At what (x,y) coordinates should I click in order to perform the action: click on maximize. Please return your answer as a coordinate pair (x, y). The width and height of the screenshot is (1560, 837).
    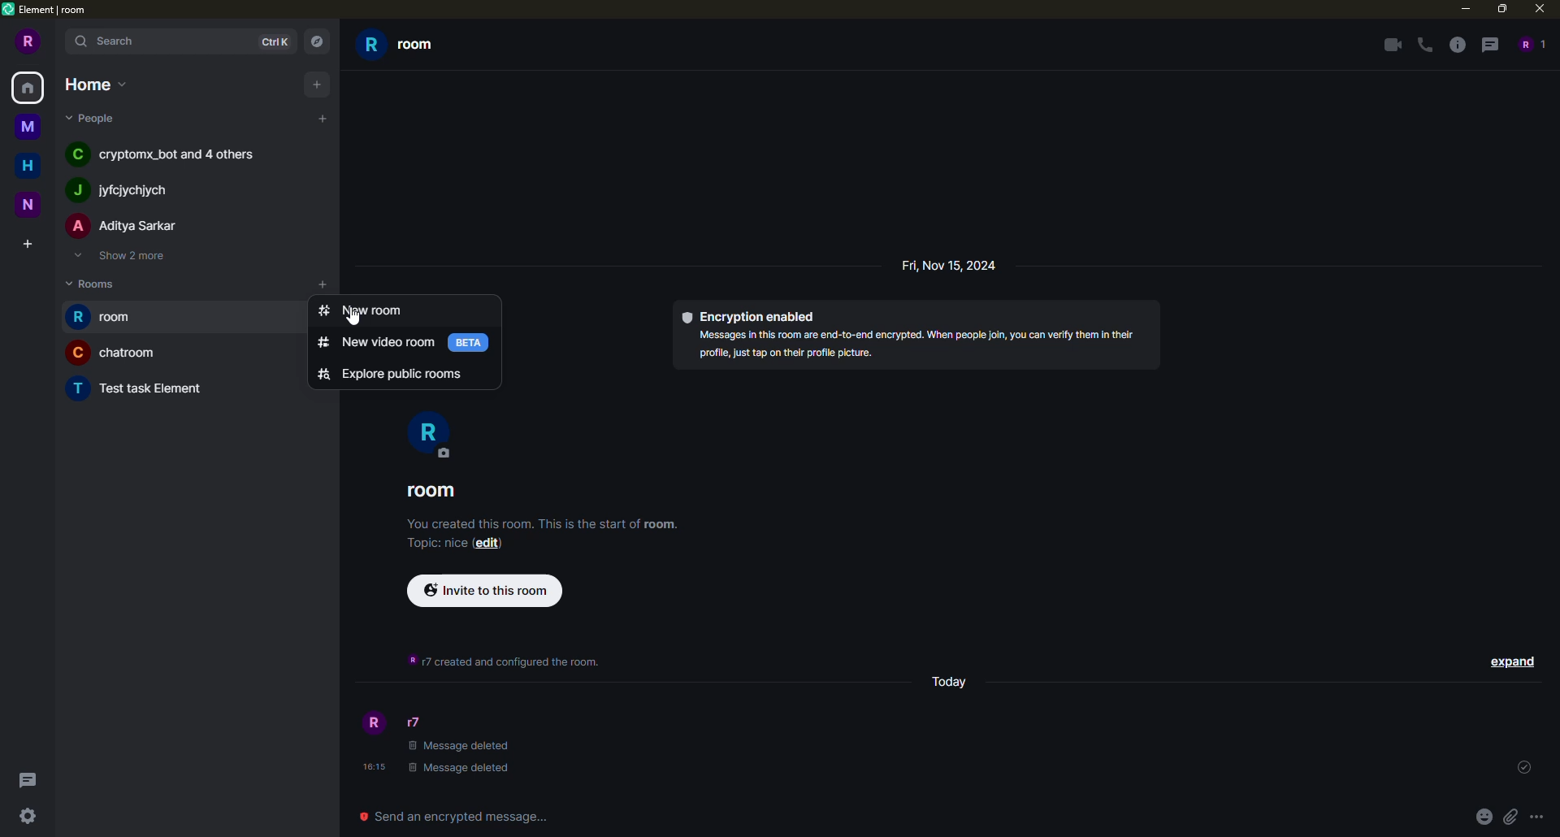
    Looking at the image, I should click on (1499, 9).